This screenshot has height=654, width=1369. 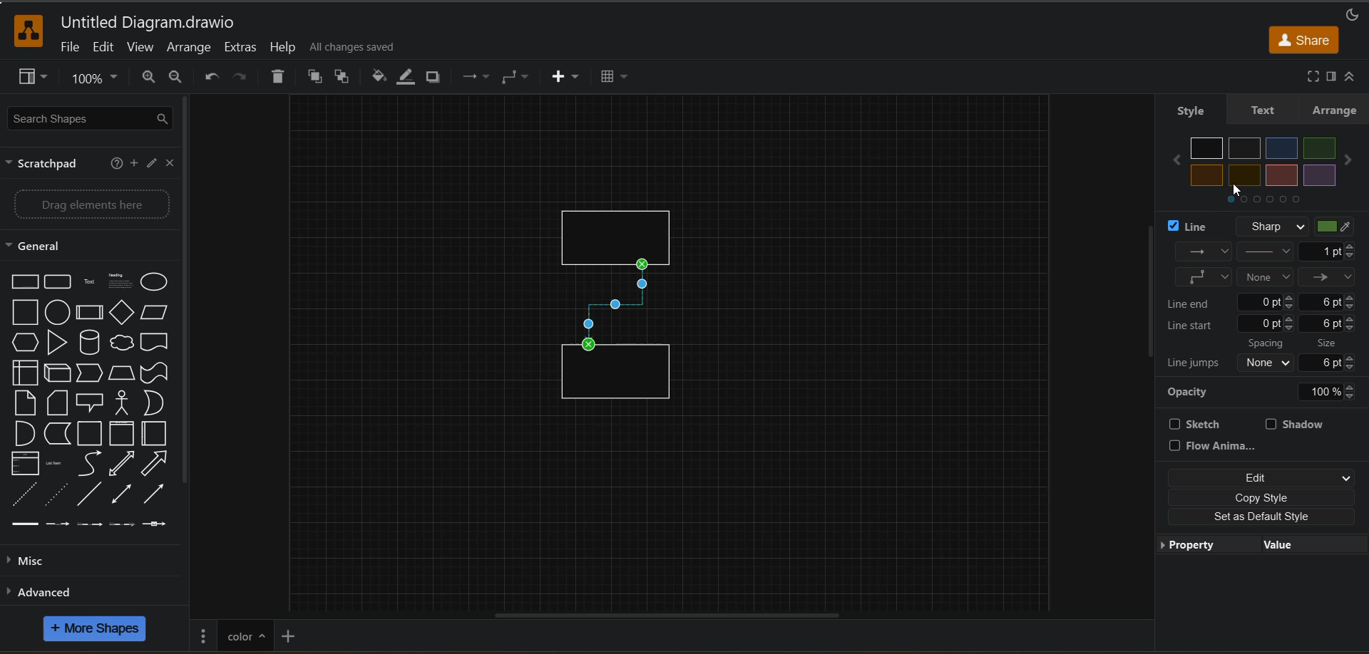 What do you see at coordinates (123, 313) in the screenshot?
I see `Diamond` at bounding box center [123, 313].